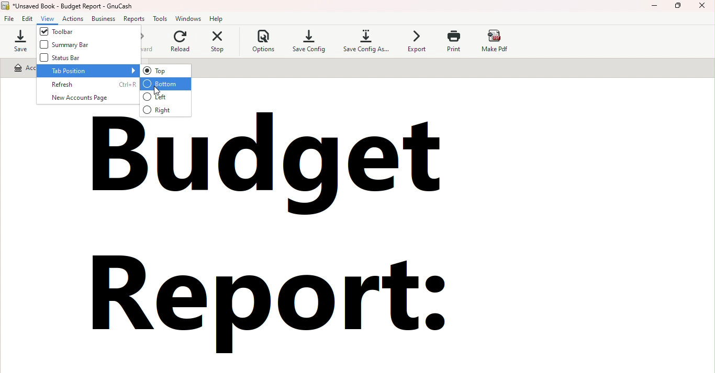  Describe the element at coordinates (161, 91) in the screenshot. I see `Cursor` at that location.